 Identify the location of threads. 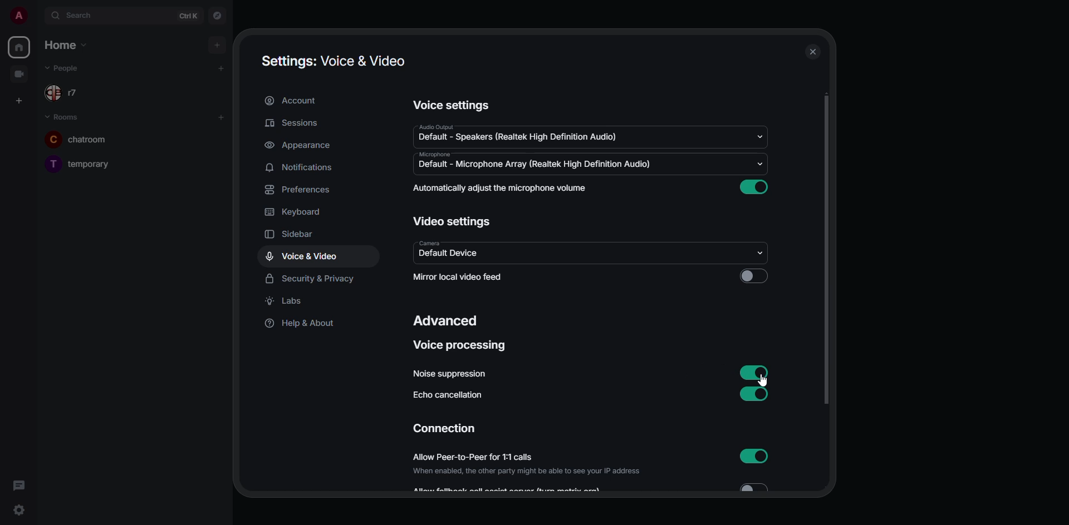
(19, 486).